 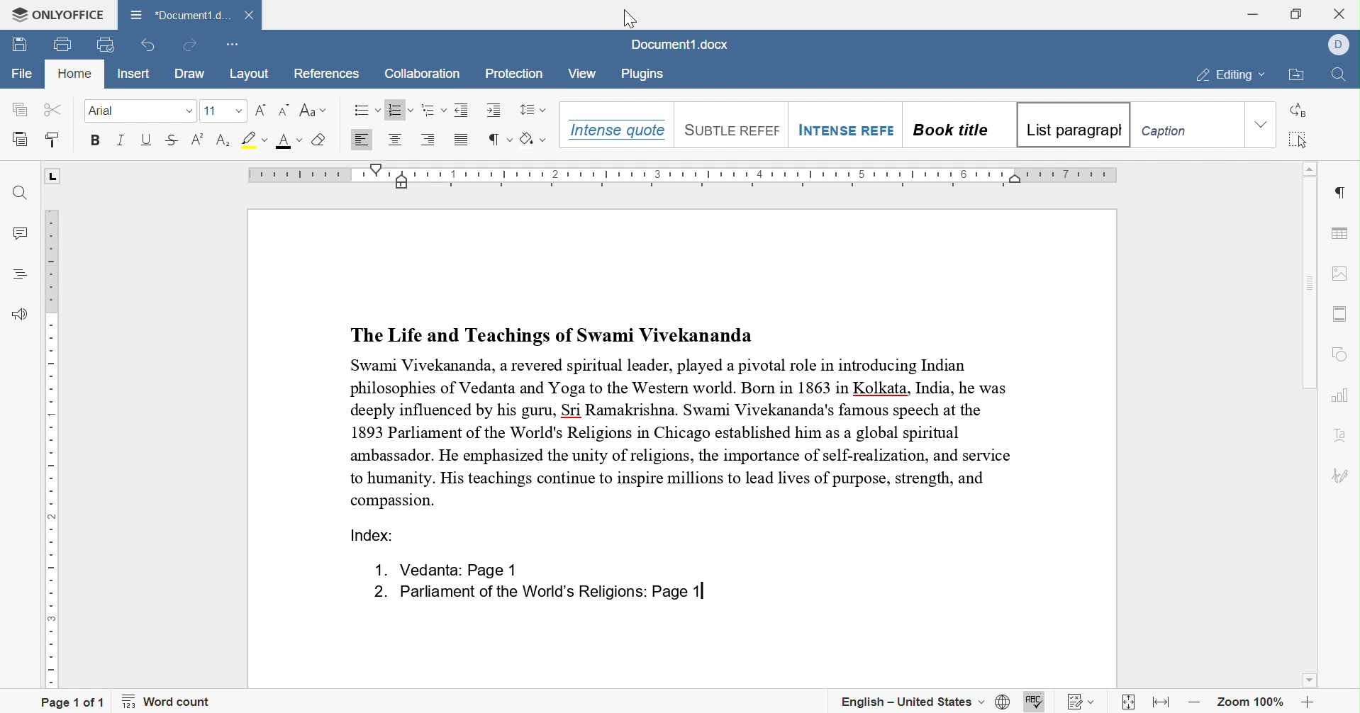 I want to click on minimmize, so click(x=1252, y=13).